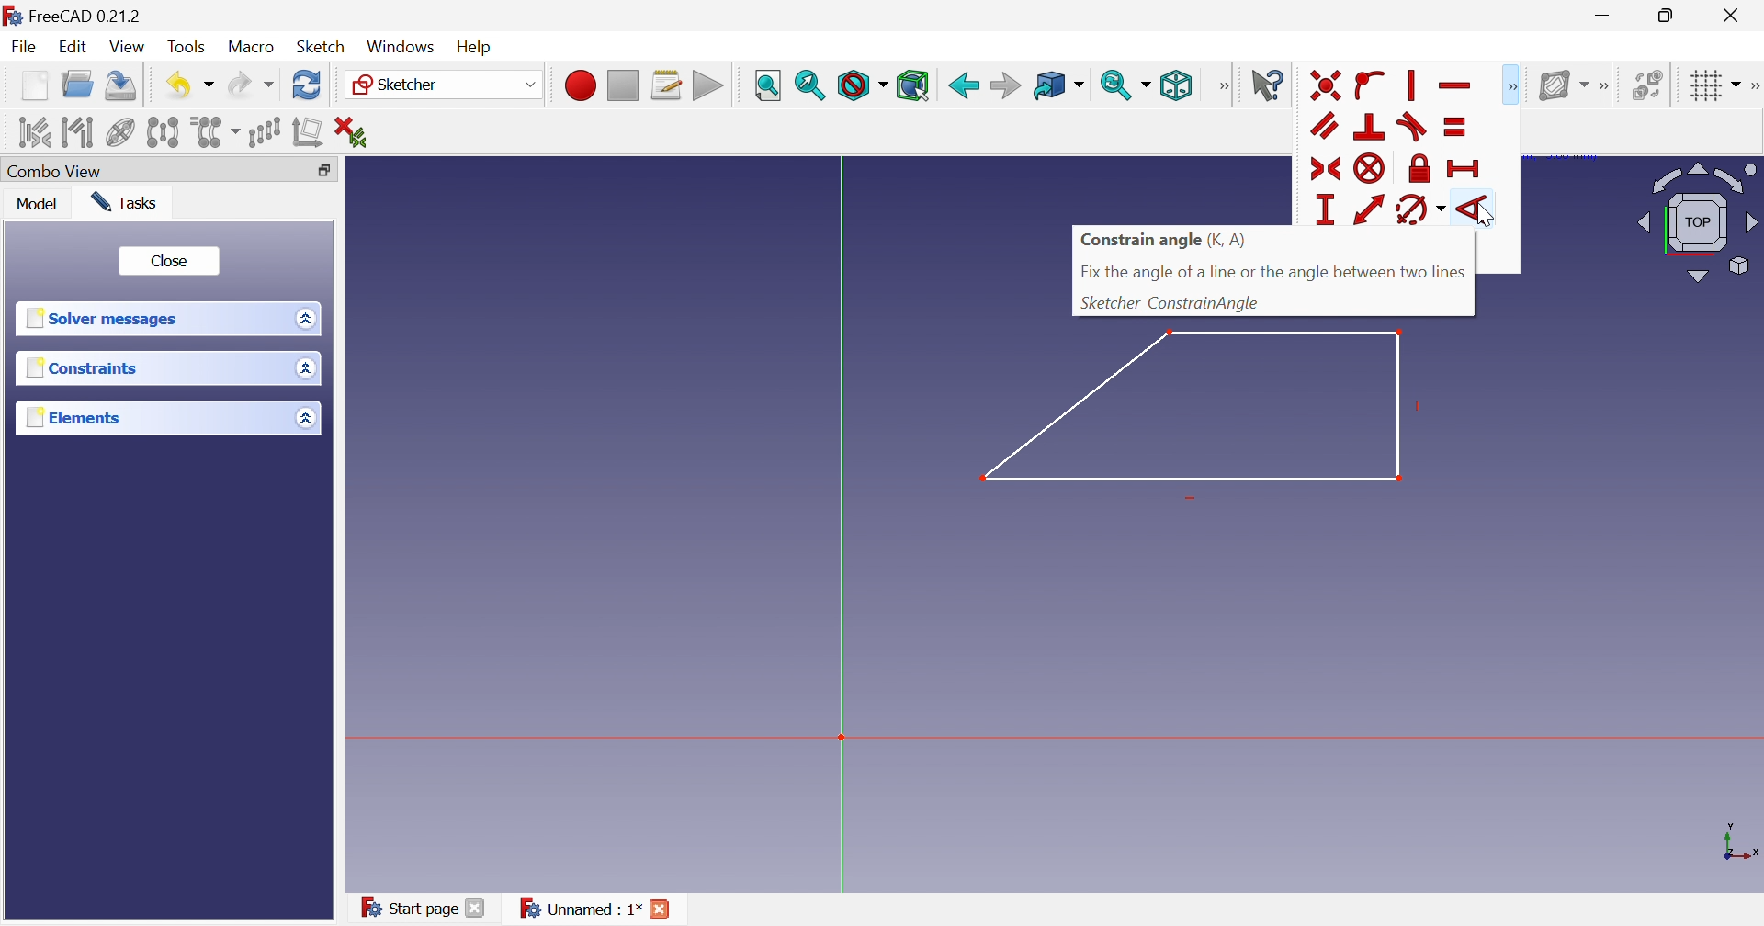  What do you see at coordinates (302, 318) in the screenshot?
I see `Drop Down` at bounding box center [302, 318].